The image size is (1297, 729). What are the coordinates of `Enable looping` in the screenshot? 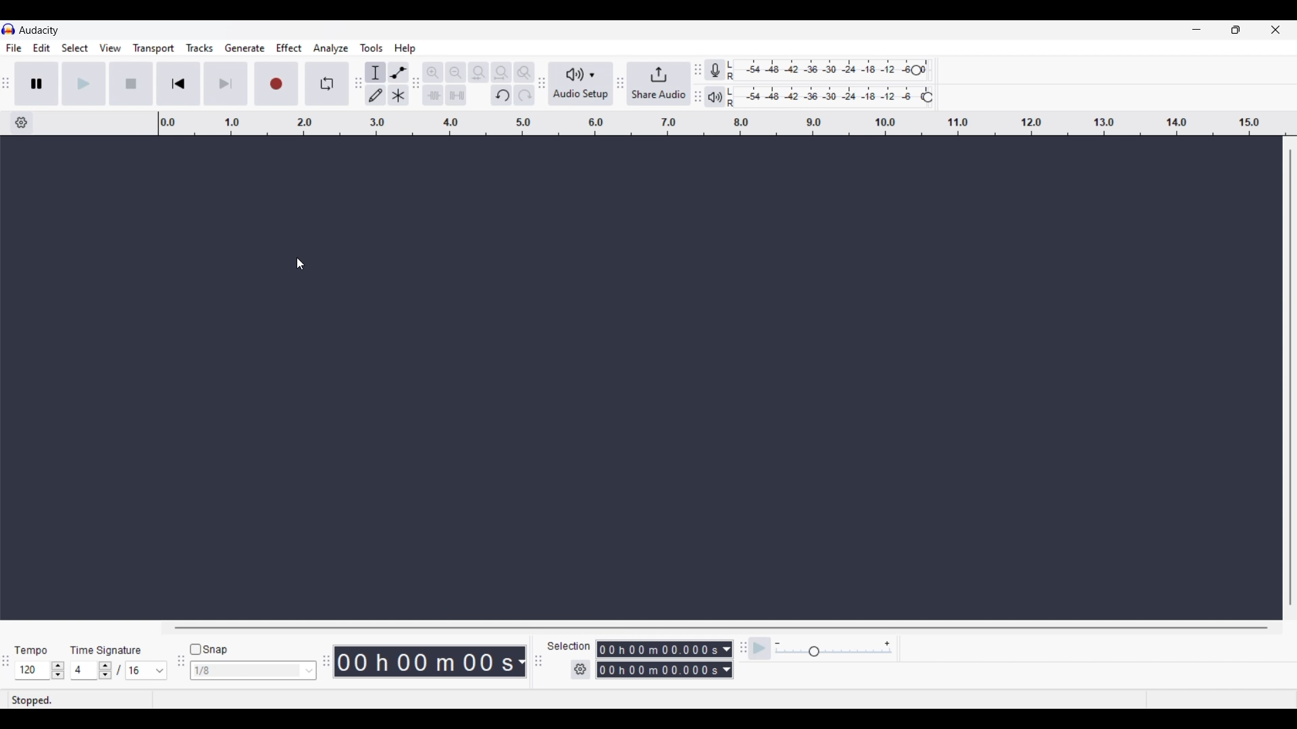 It's located at (328, 84).